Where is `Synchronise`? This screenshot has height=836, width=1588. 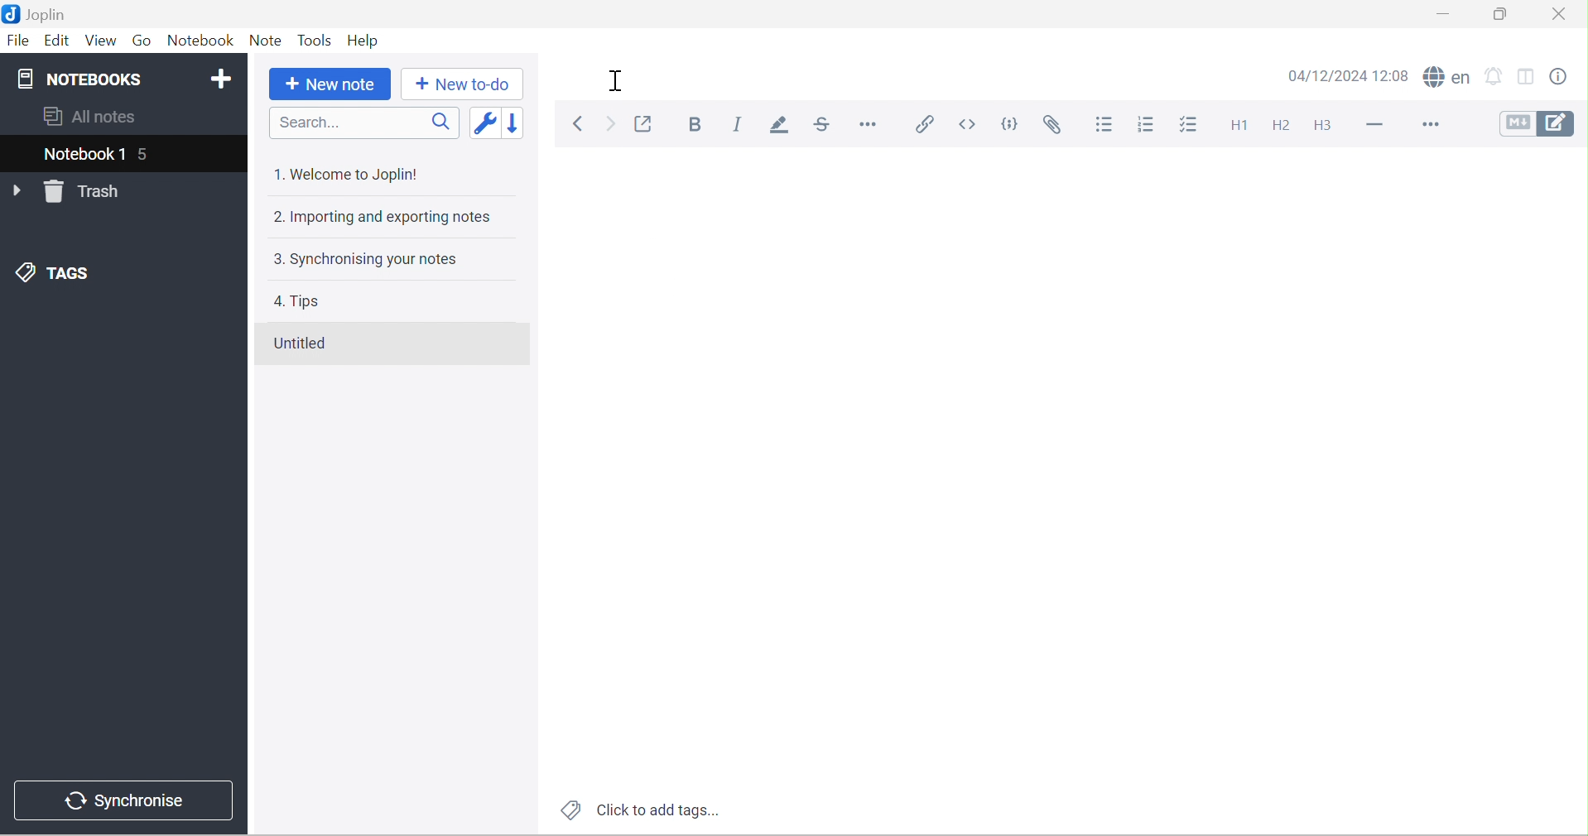
Synchronise is located at coordinates (128, 803).